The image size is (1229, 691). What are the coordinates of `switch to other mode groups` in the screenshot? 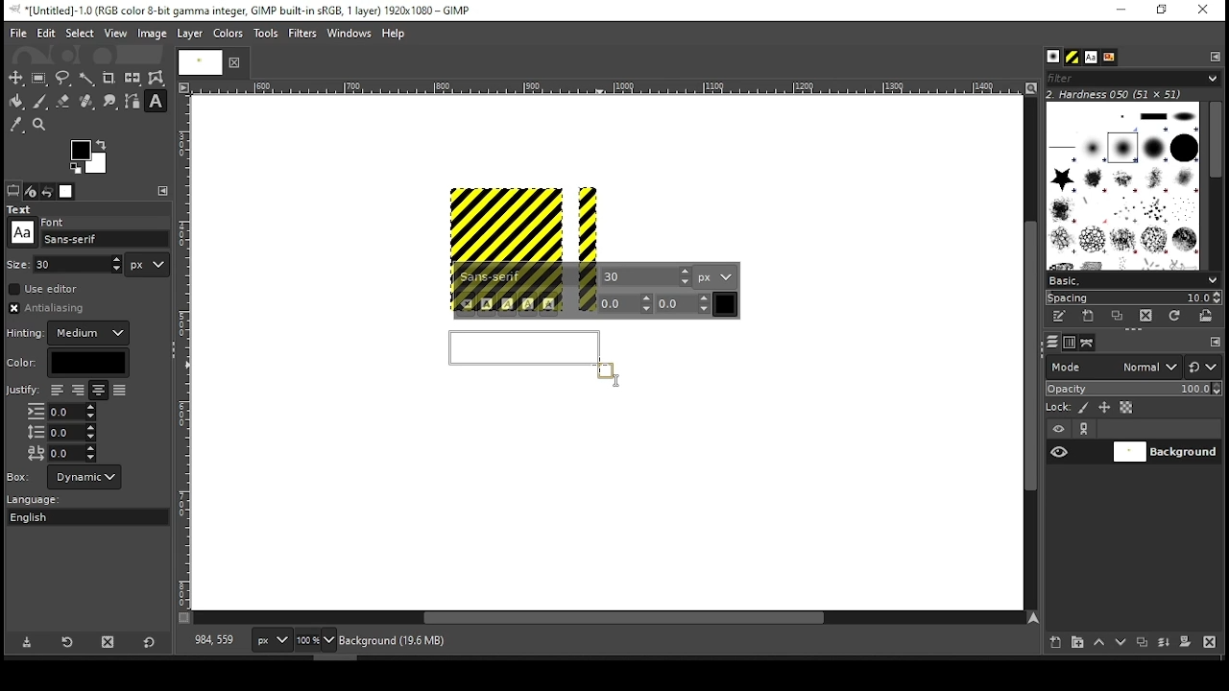 It's located at (1202, 369).